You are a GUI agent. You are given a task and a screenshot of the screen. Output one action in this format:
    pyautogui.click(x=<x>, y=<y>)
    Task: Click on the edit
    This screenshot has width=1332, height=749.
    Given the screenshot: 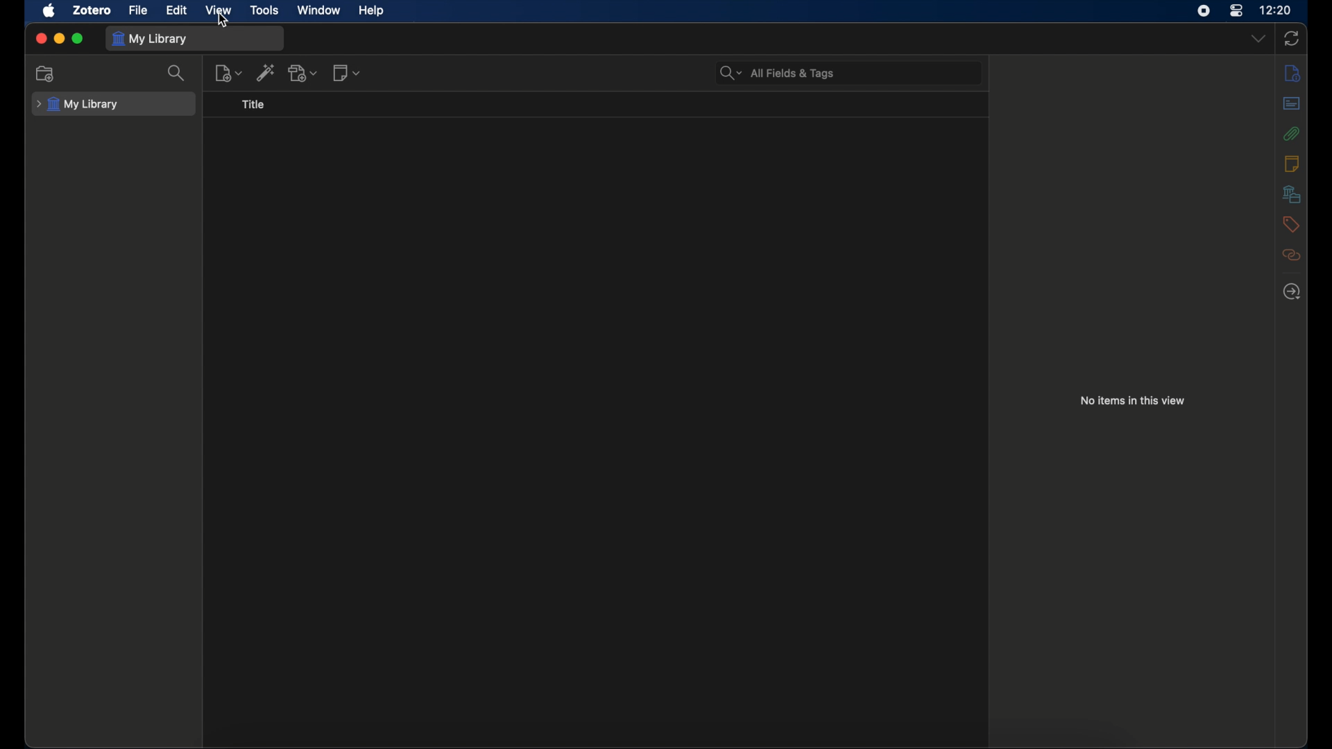 What is the action you would take?
    pyautogui.click(x=178, y=10)
    